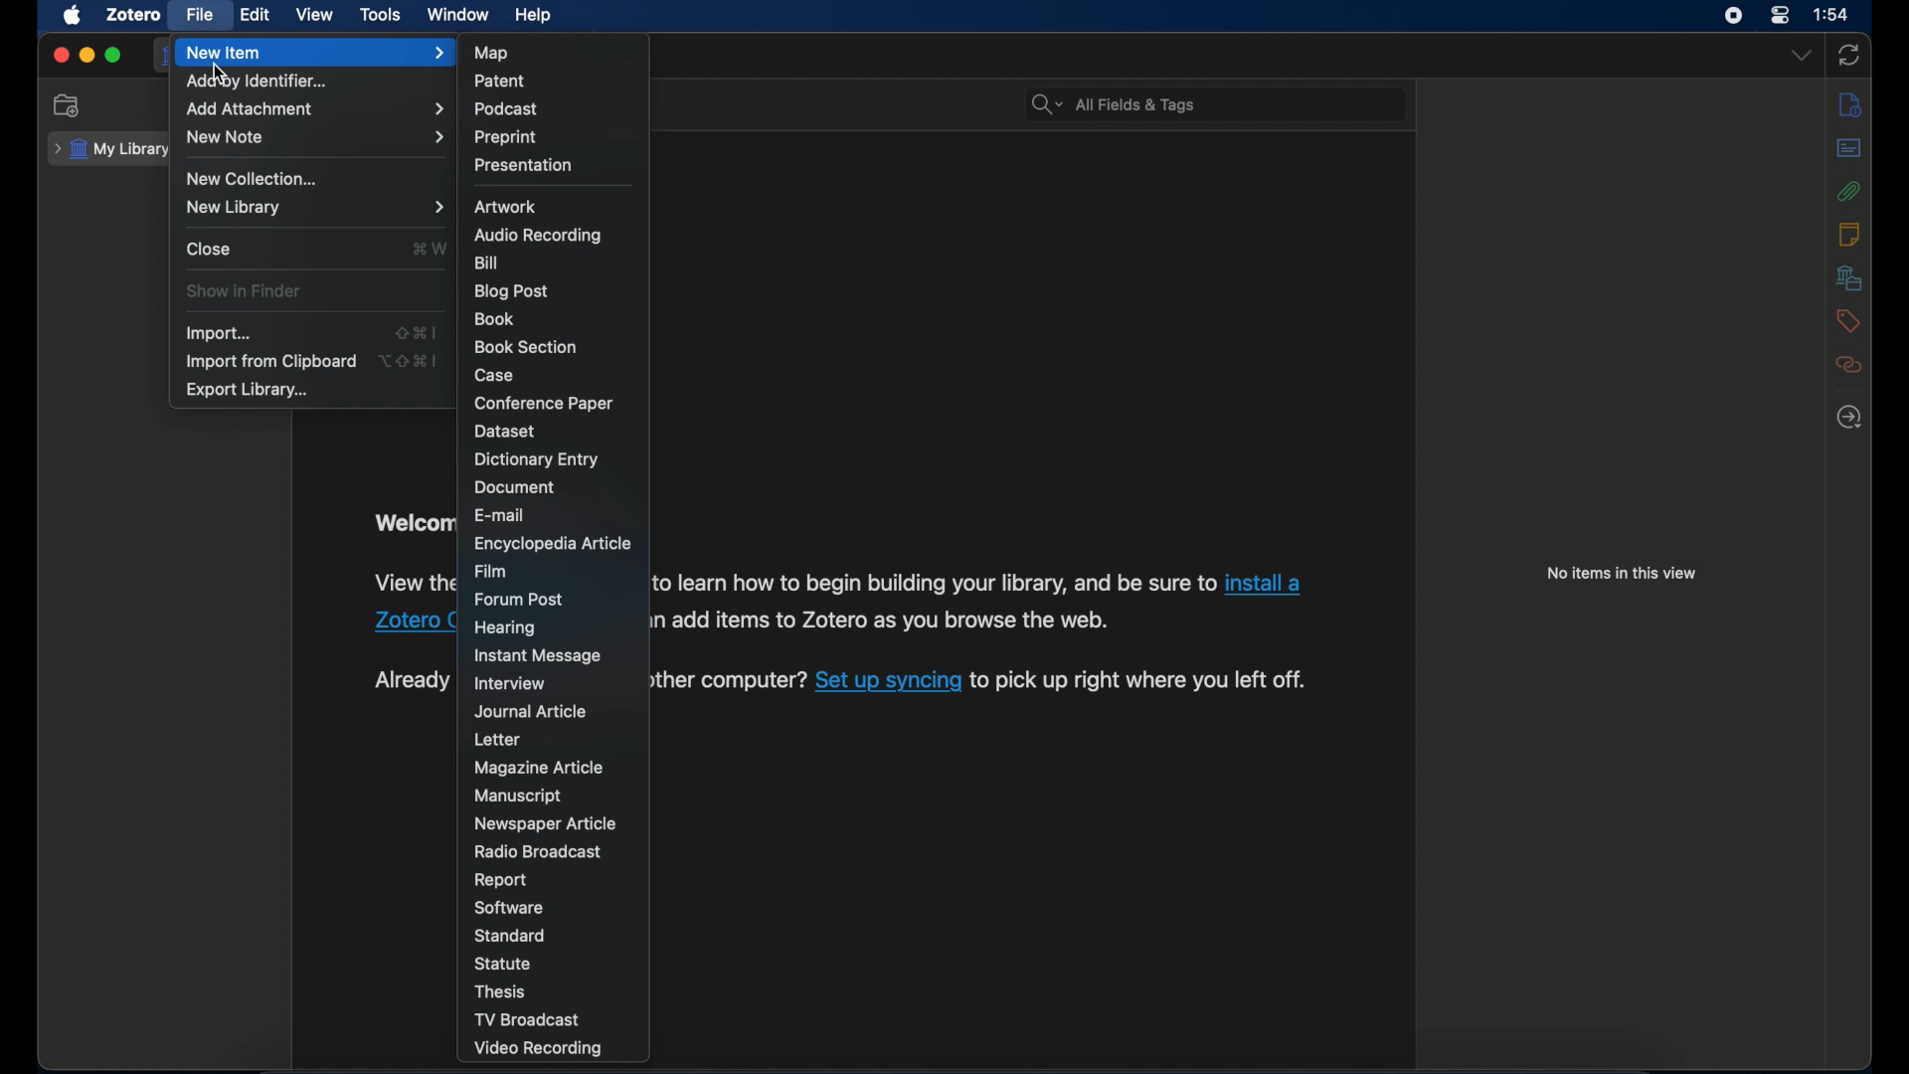 The image size is (1909, 1074). I want to click on All Fields & Tags, so click(1213, 100).